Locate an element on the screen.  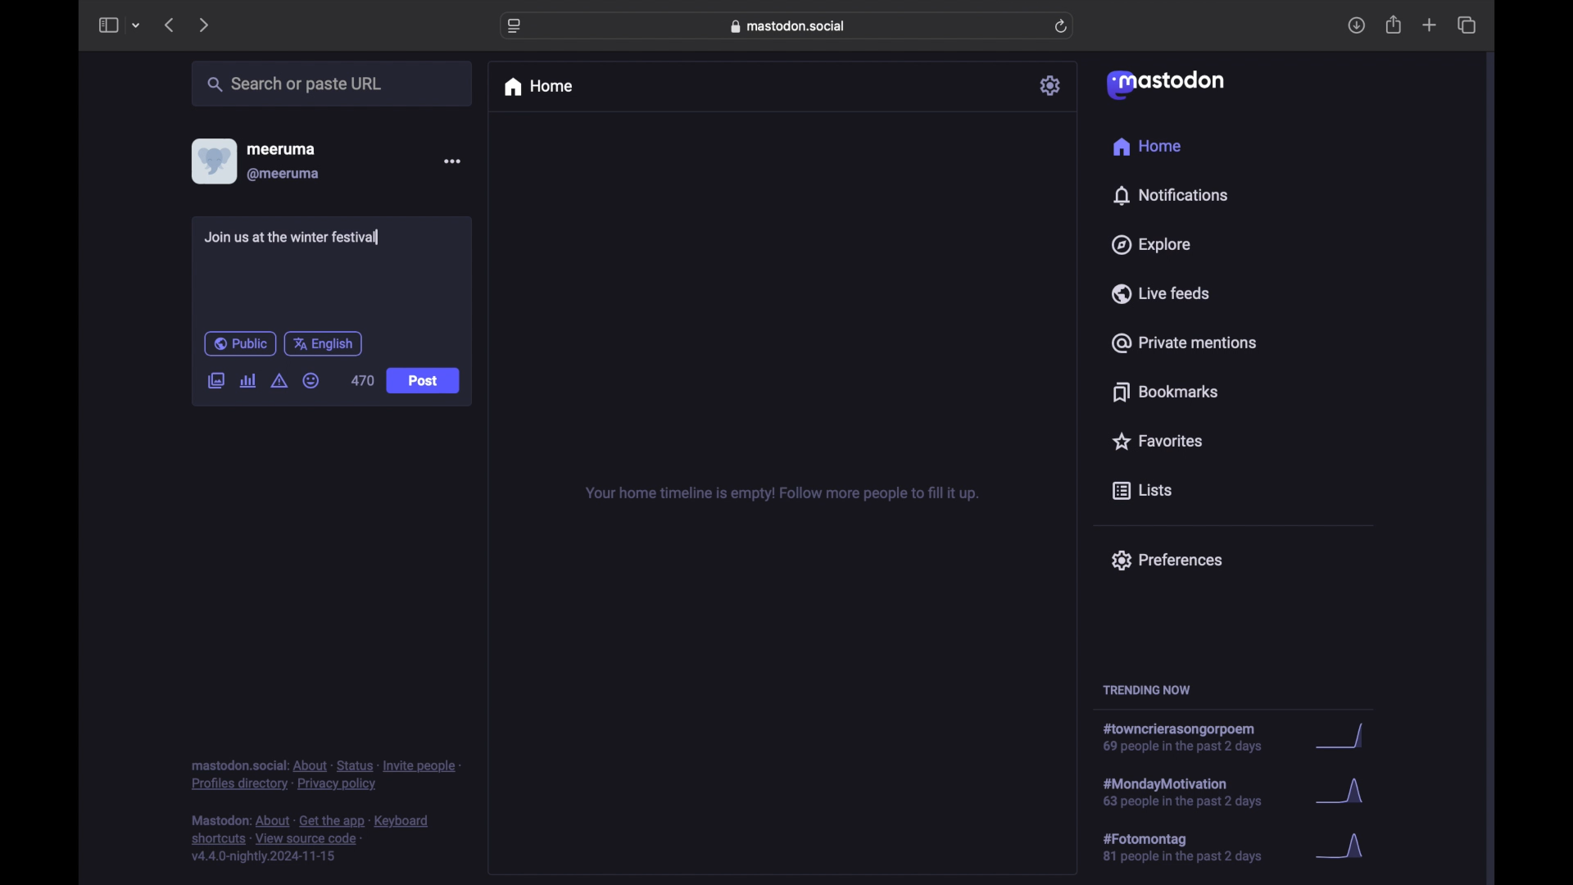
meeruma is located at coordinates (281, 148).